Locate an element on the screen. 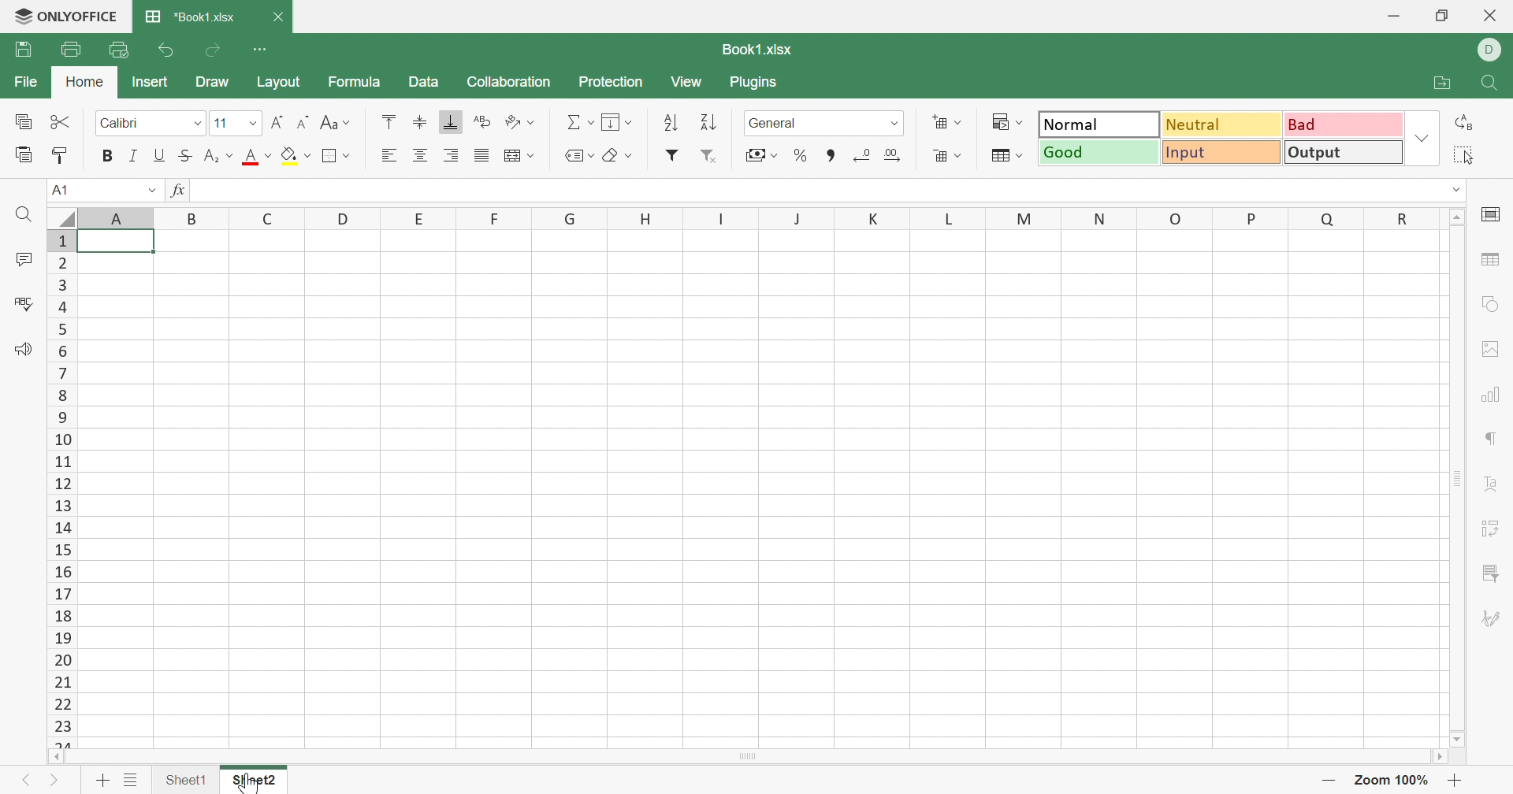 This screenshot has height=794, width=1513. Sheet1 is located at coordinates (185, 777).